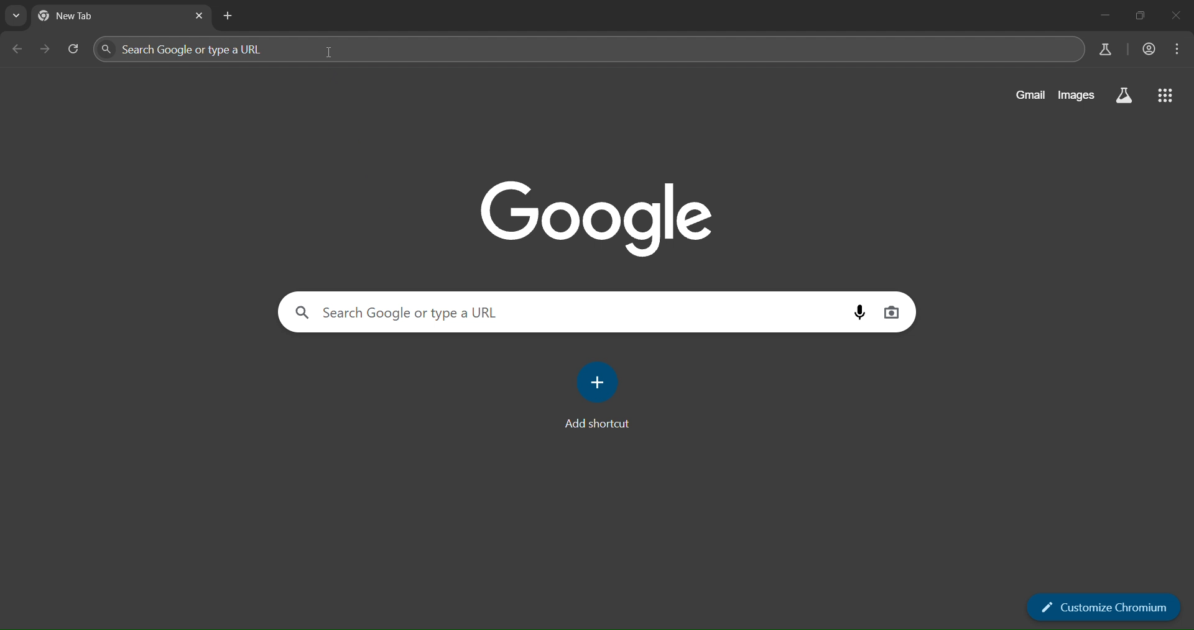 Image resolution: width=1194 pixels, height=630 pixels. Describe the element at coordinates (16, 17) in the screenshot. I see `search tab` at that location.